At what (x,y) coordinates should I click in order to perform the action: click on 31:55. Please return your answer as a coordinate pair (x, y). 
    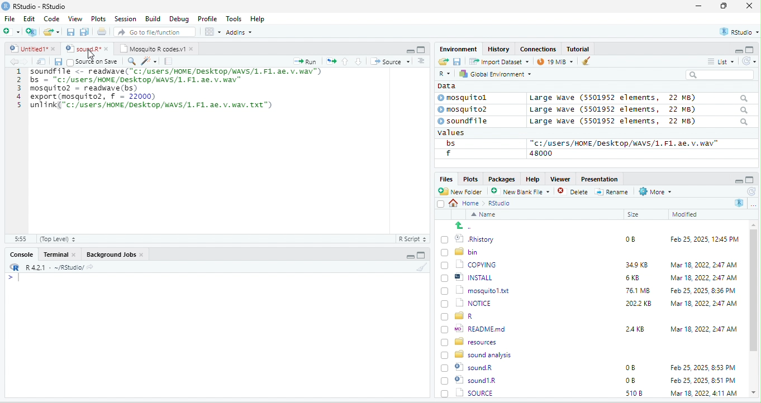
    Looking at the image, I should click on (19, 239).